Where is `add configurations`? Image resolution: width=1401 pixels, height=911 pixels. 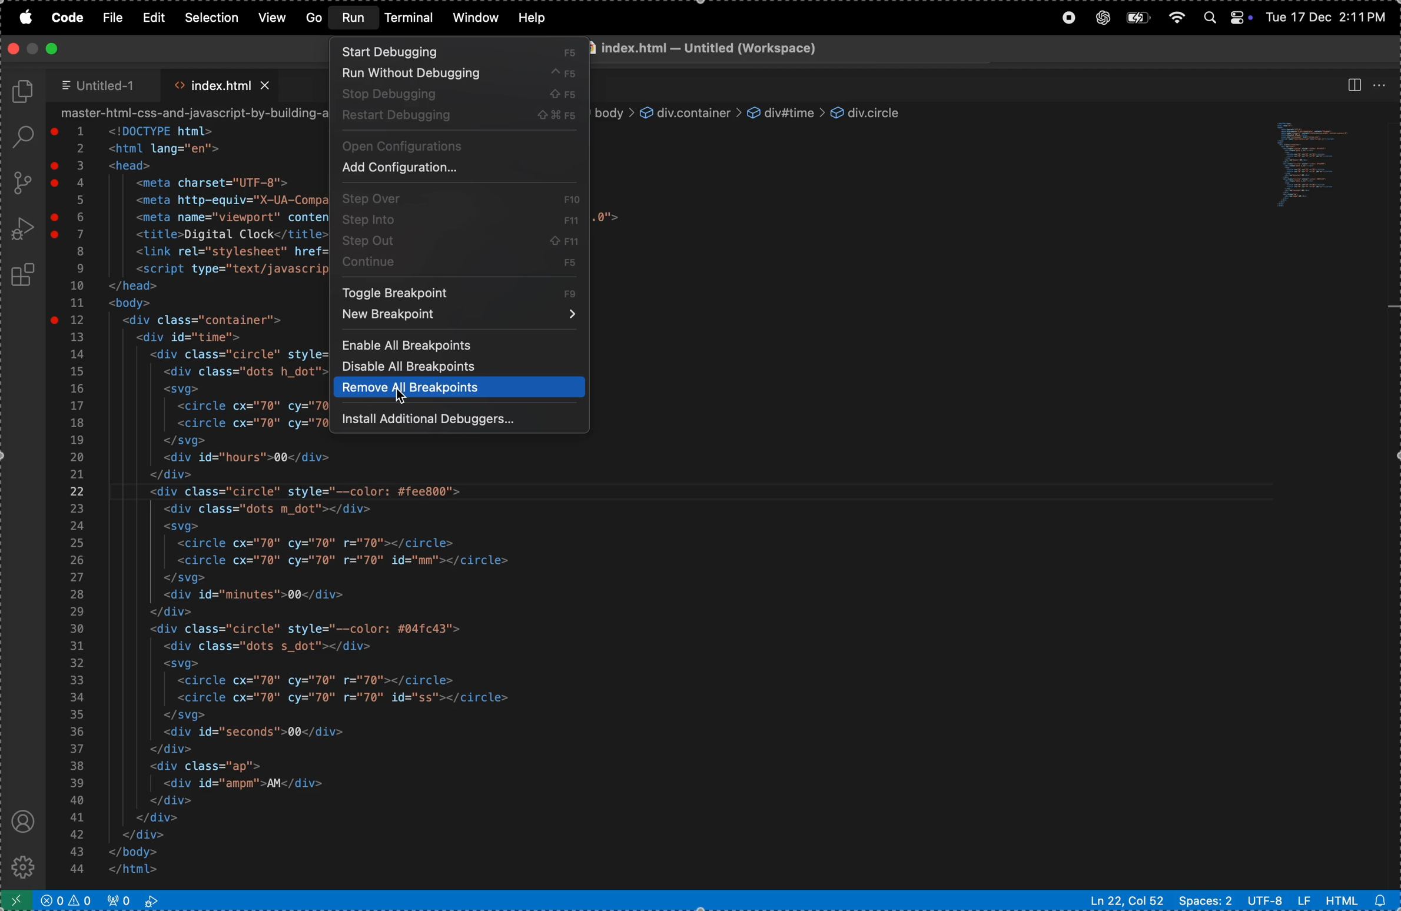 add configurations is located at coordinates (455, 170).